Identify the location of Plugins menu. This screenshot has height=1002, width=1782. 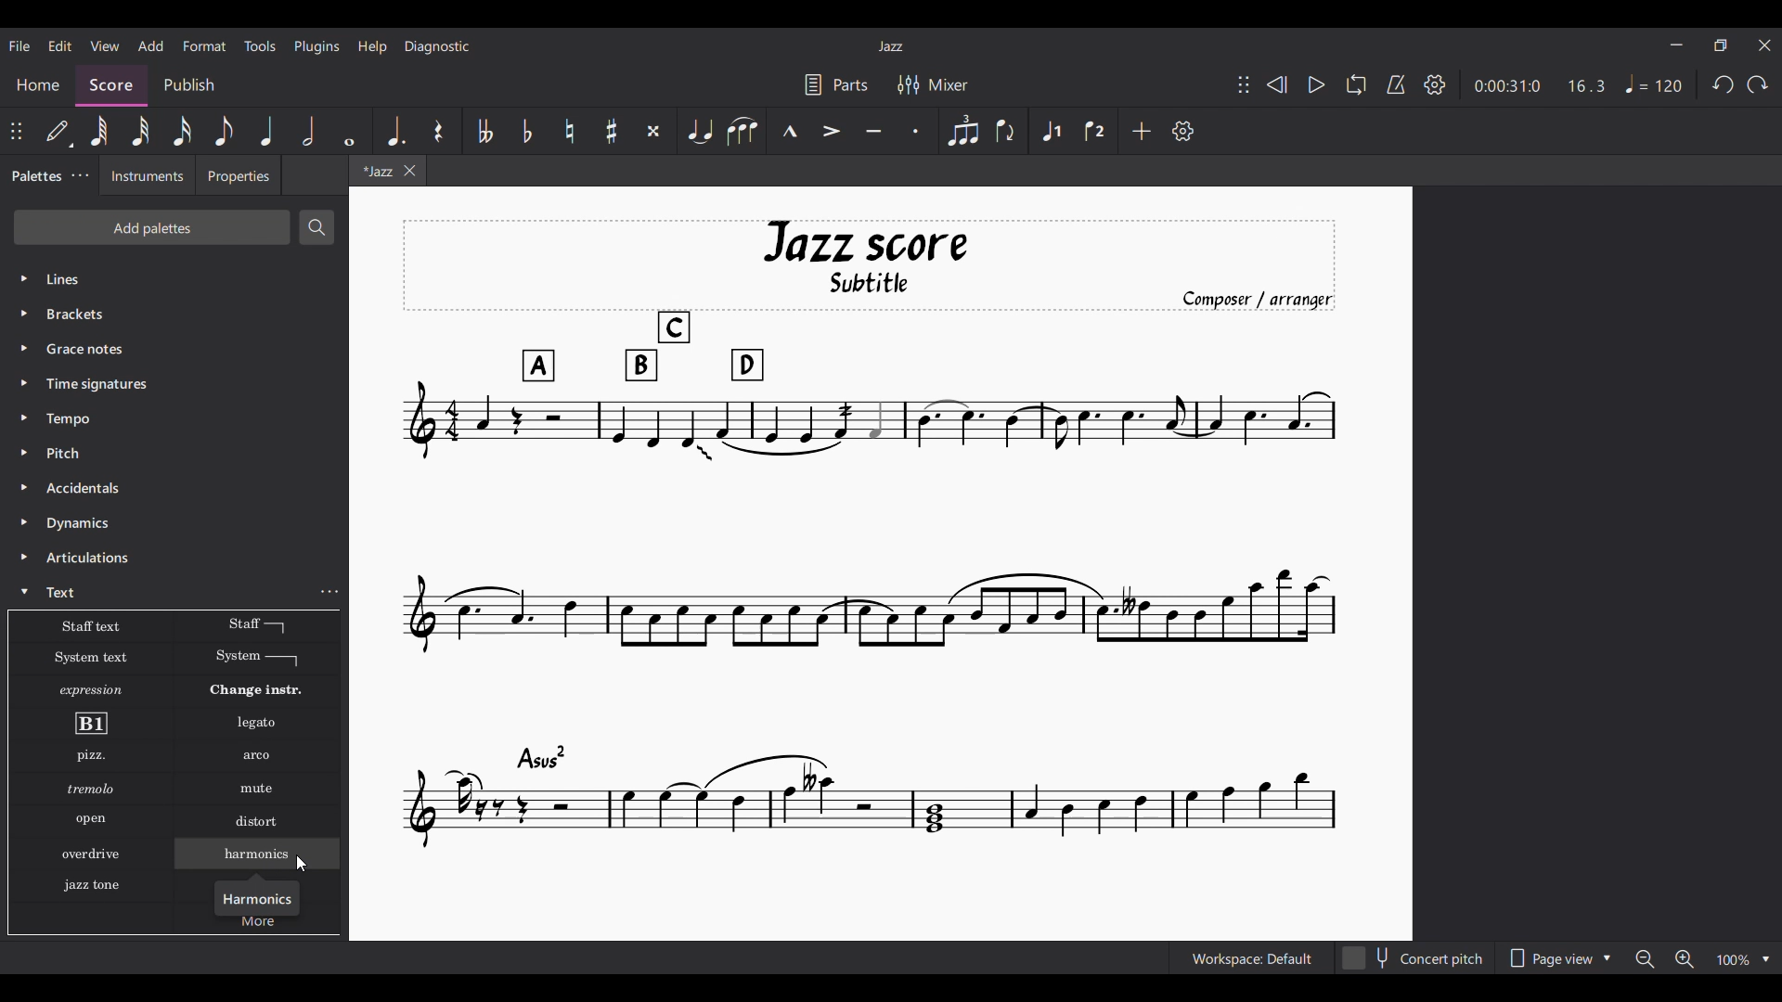
(316, 46).